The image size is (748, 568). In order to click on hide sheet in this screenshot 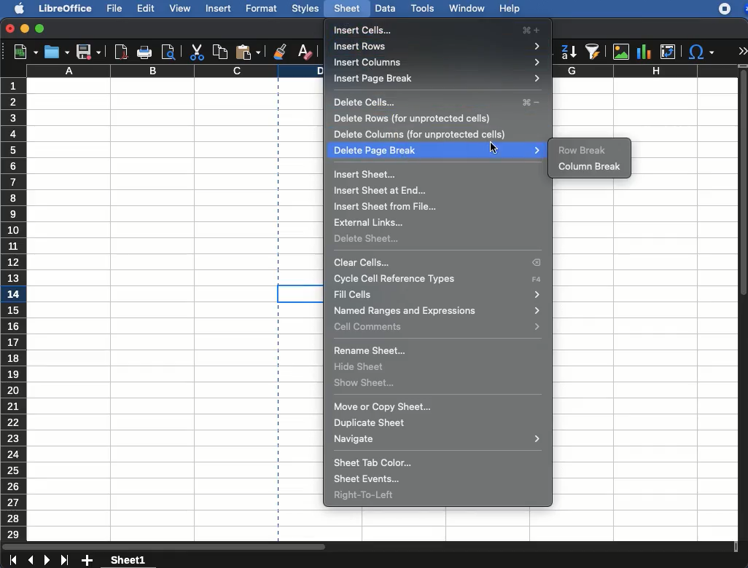, I will do `click(362, 367)`.